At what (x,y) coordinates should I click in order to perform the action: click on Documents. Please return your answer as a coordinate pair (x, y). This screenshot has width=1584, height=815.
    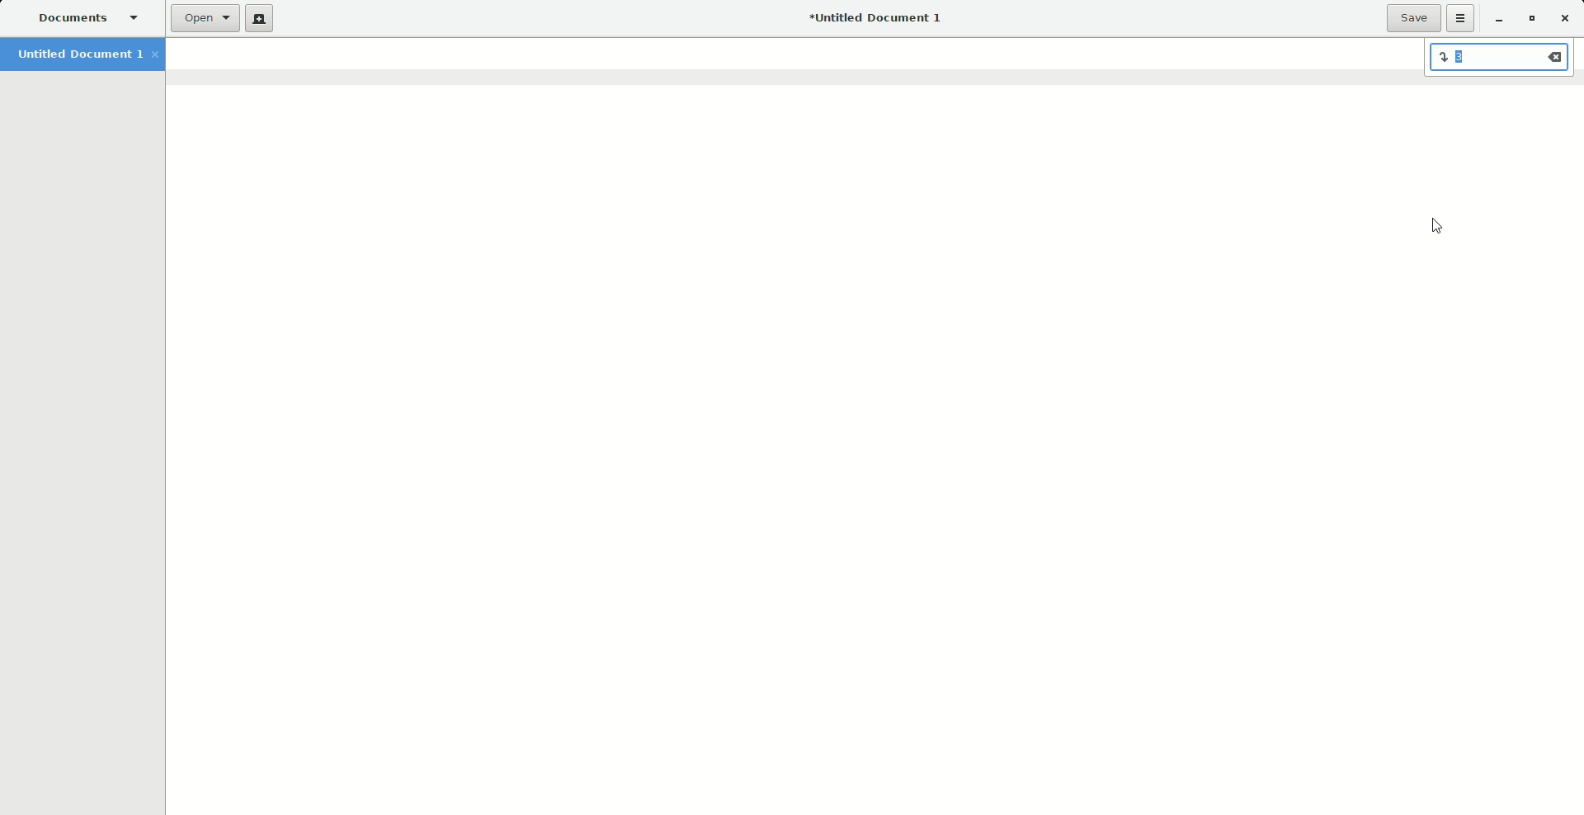
    Looking at the image, I should click on (91, 19).